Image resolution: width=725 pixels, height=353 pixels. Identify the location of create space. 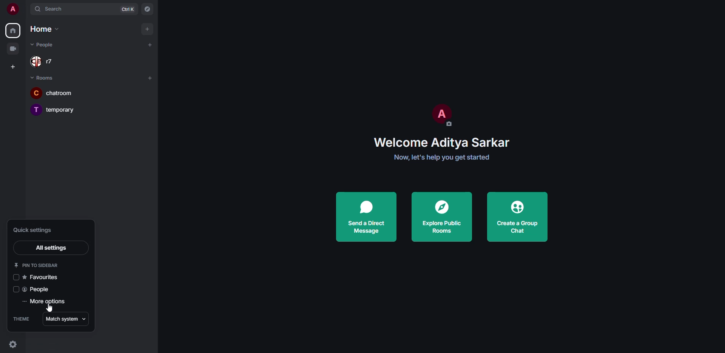
(14, 66).